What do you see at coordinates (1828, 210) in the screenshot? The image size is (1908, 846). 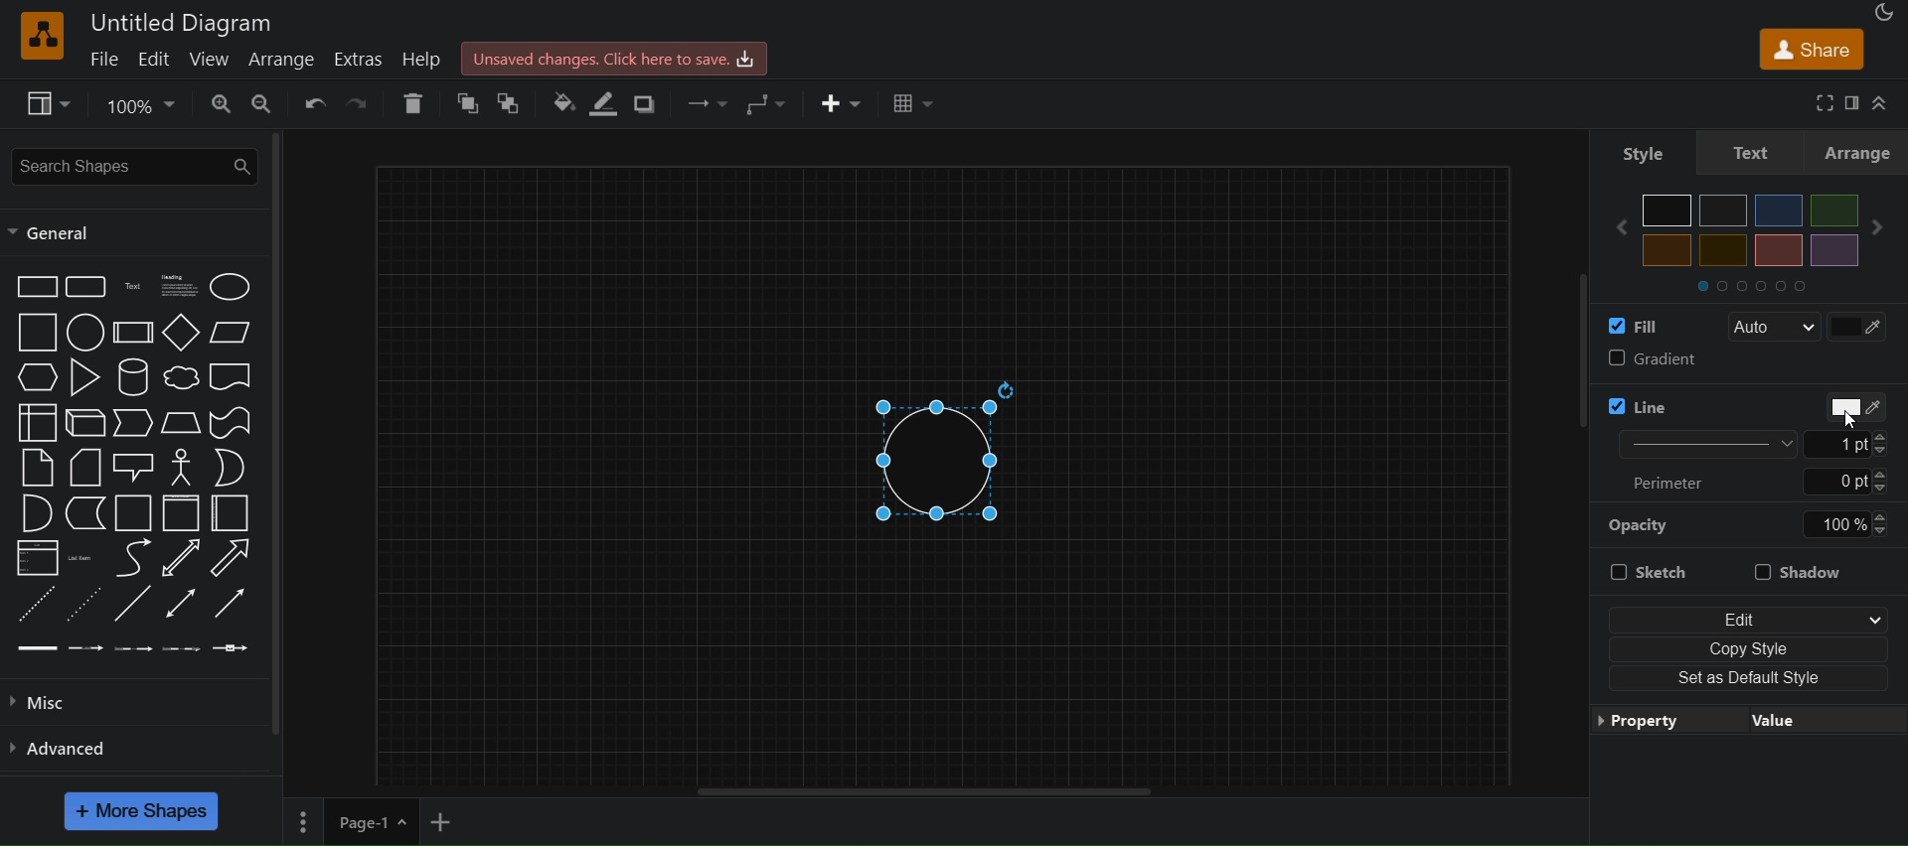 I see `green color` at bounding box center [1828, 210].